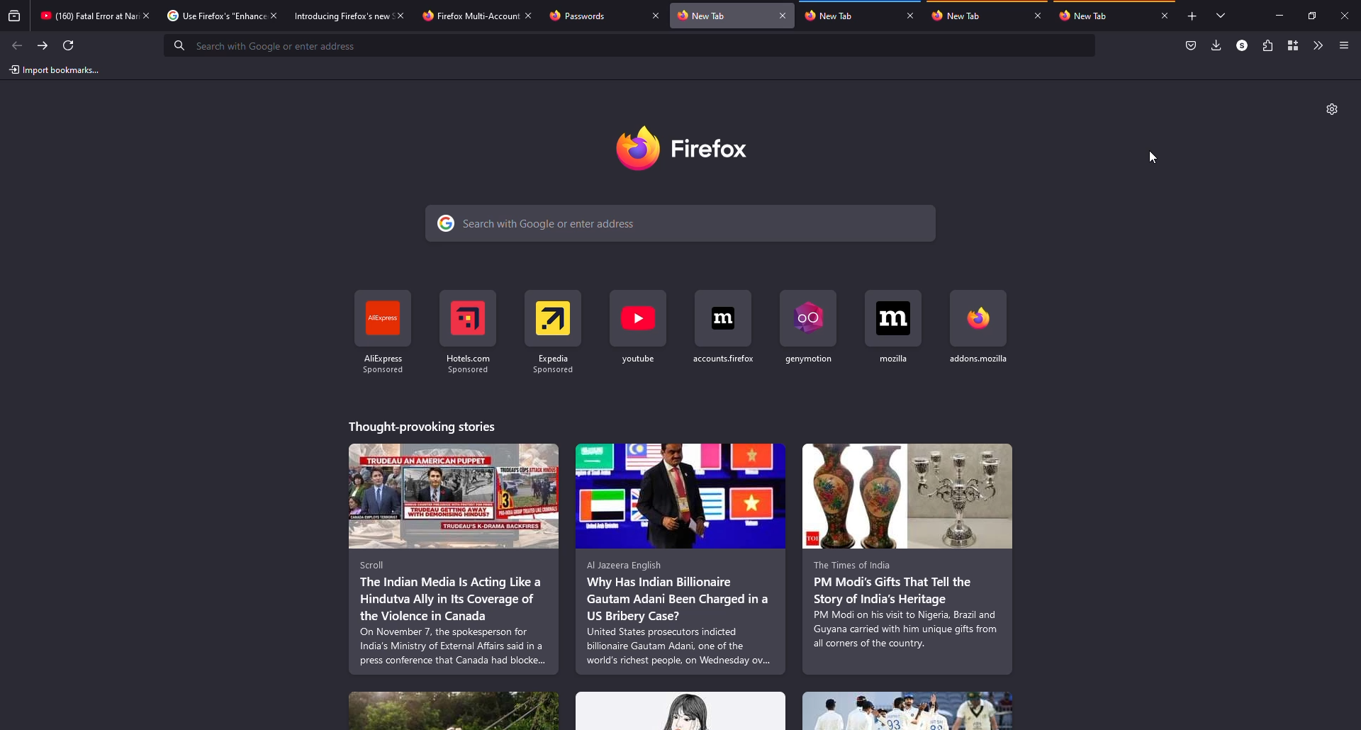  What do you see at coordinates (527, 14) in the screenshot?
I see `close` at bounding box center [527, 14].